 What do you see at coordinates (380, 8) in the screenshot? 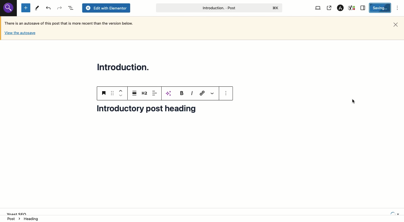
I see `Saving` at bounding box center [380, 8].